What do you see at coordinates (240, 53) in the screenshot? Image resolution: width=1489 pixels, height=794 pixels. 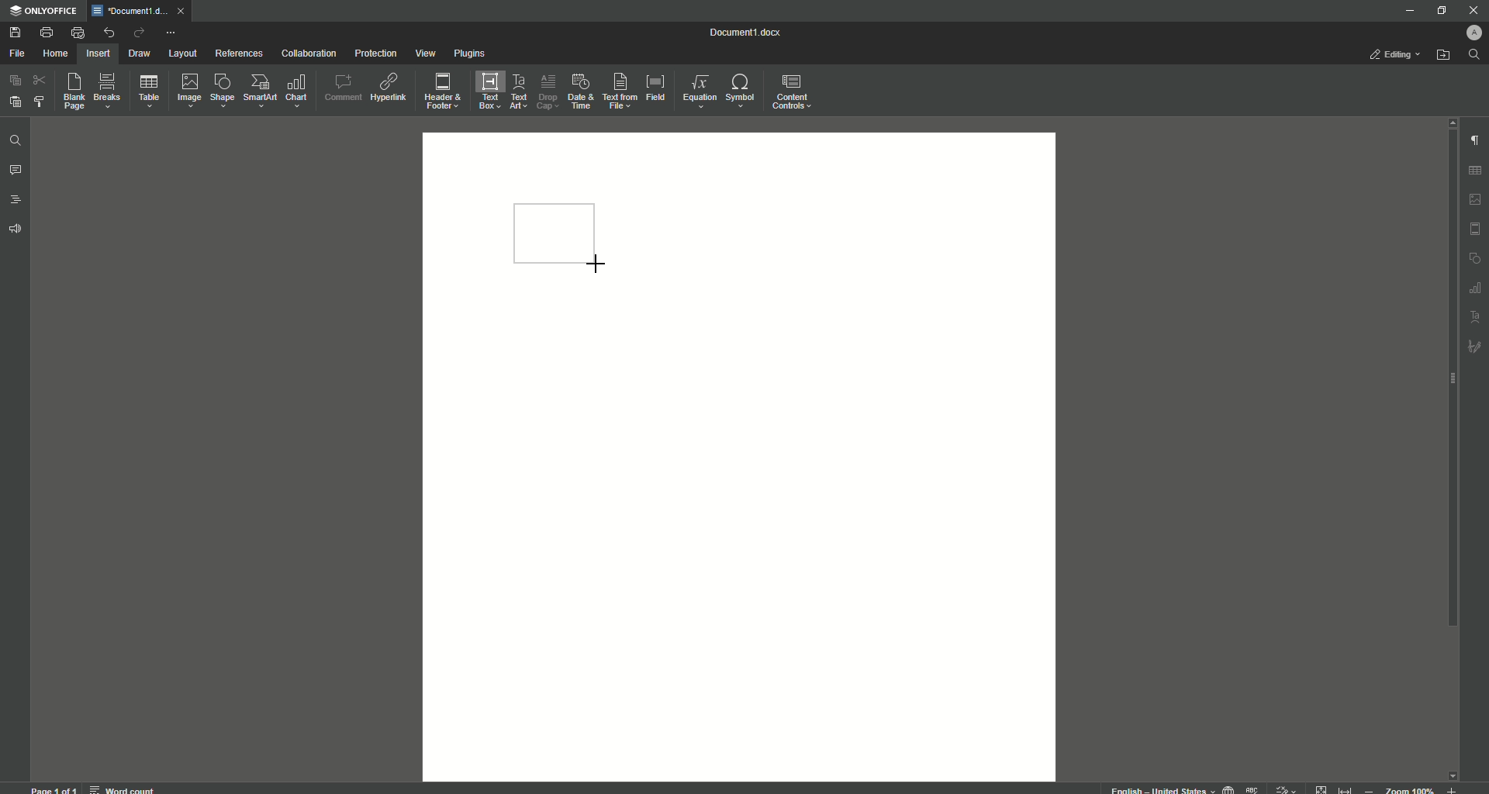 I see `References` at bounding box center [240, 53].